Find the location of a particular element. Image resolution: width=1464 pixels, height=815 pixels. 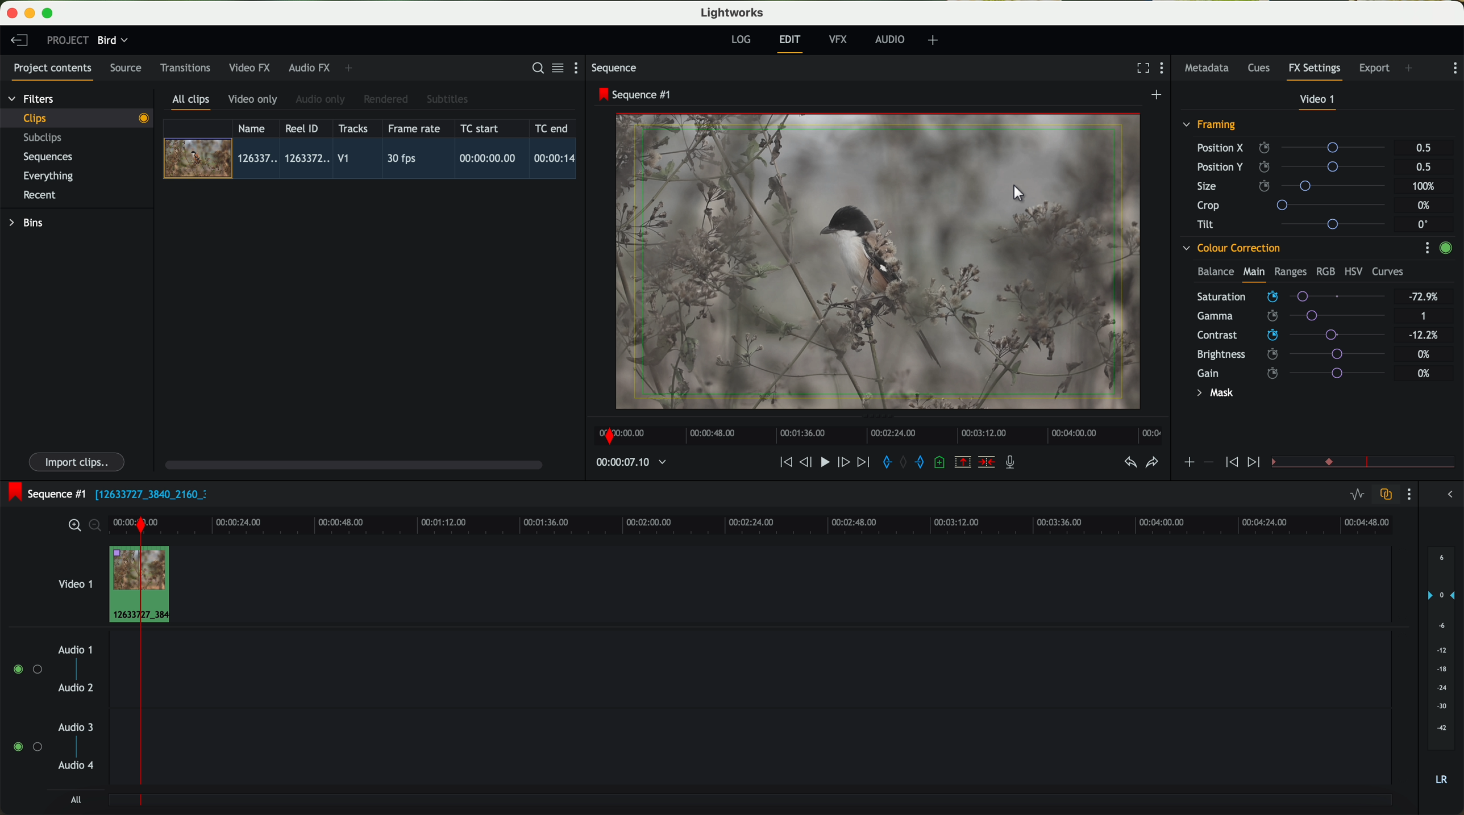

zoom out is located at coordinates (96, 527).